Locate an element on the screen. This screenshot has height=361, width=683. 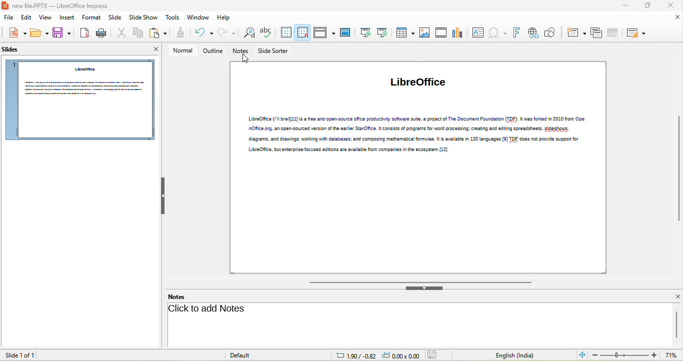
help is located at coordinates (224, 18).